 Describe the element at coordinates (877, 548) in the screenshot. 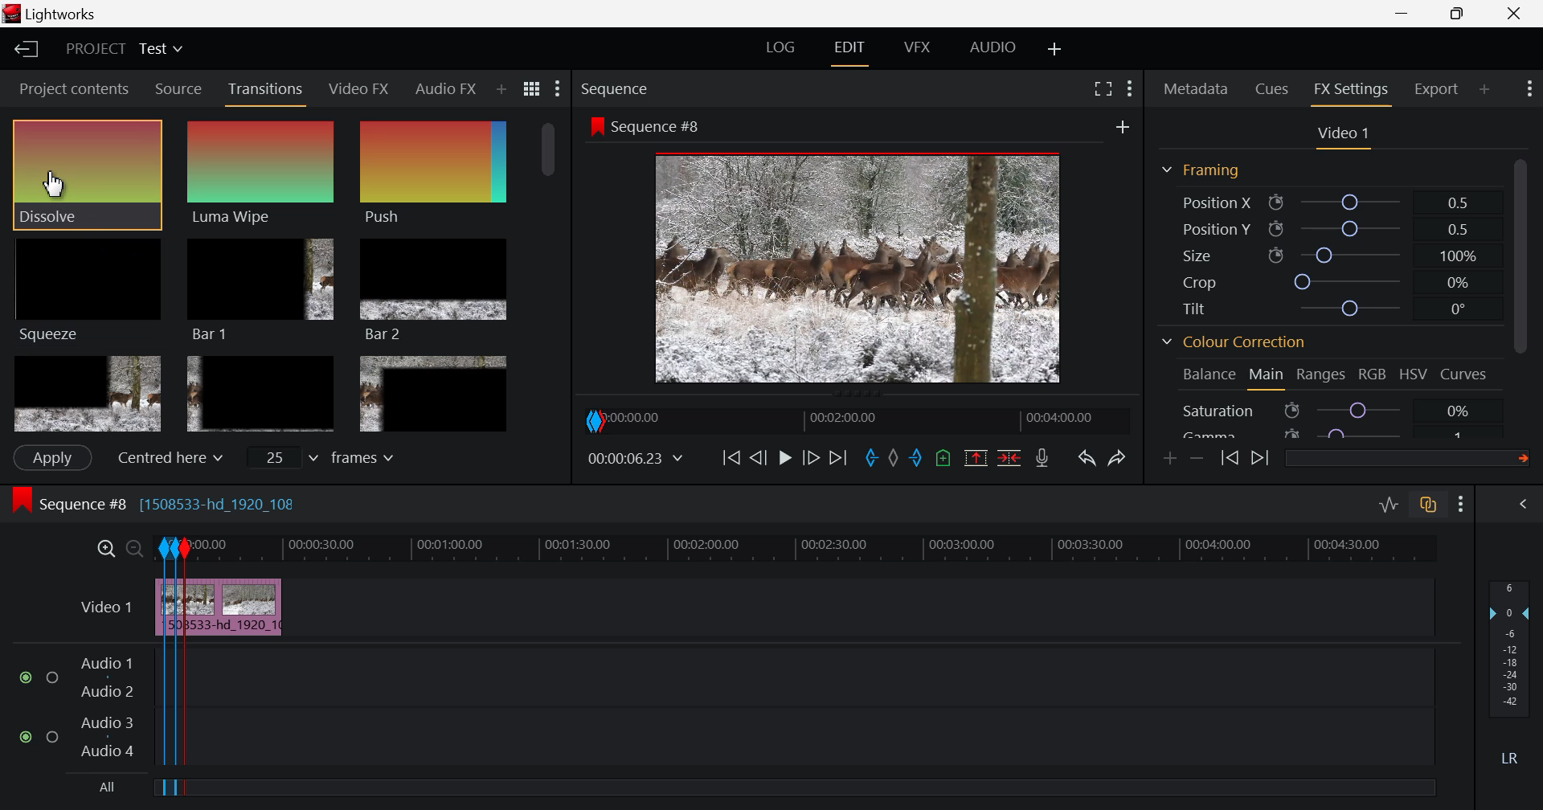

I see `Project Timeline` at that location.